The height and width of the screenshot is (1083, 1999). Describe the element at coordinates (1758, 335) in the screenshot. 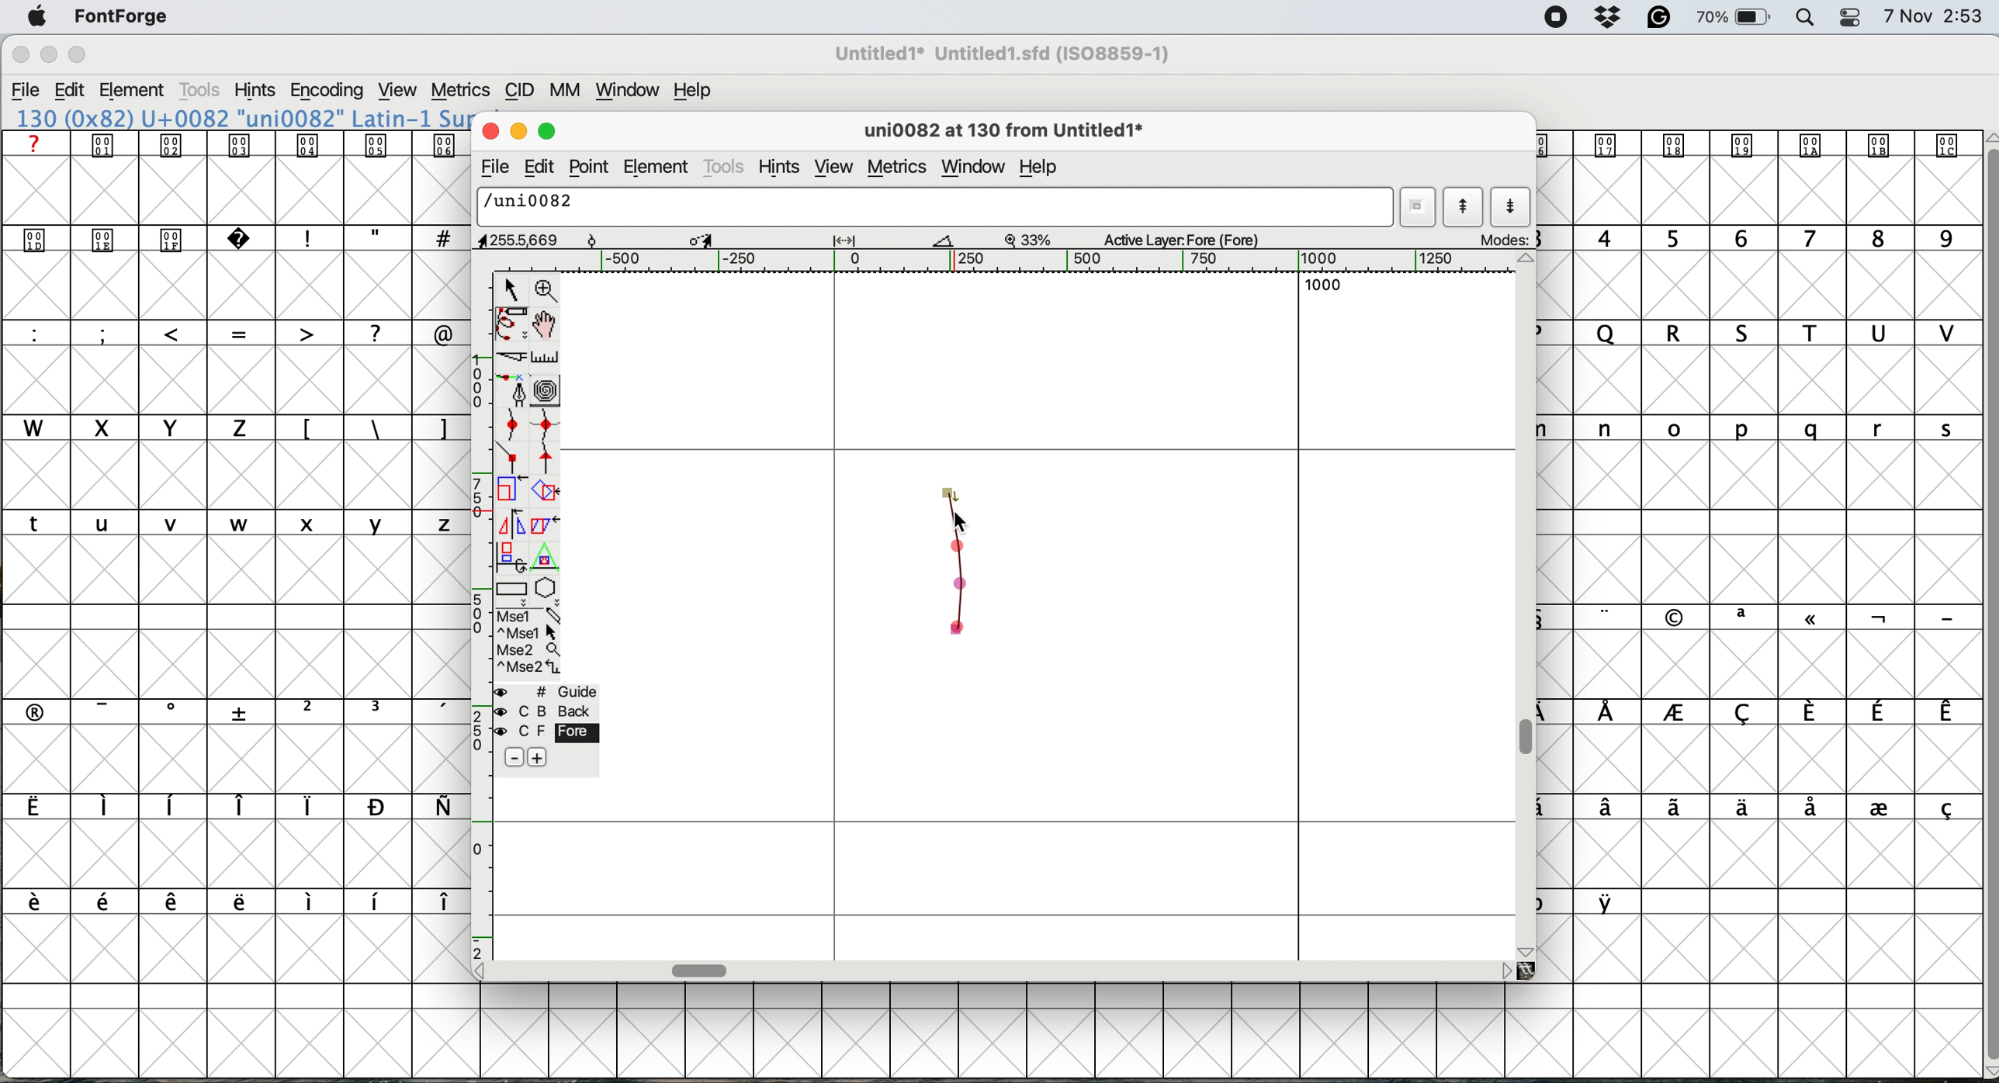

I see `uppercase letters` at that location.